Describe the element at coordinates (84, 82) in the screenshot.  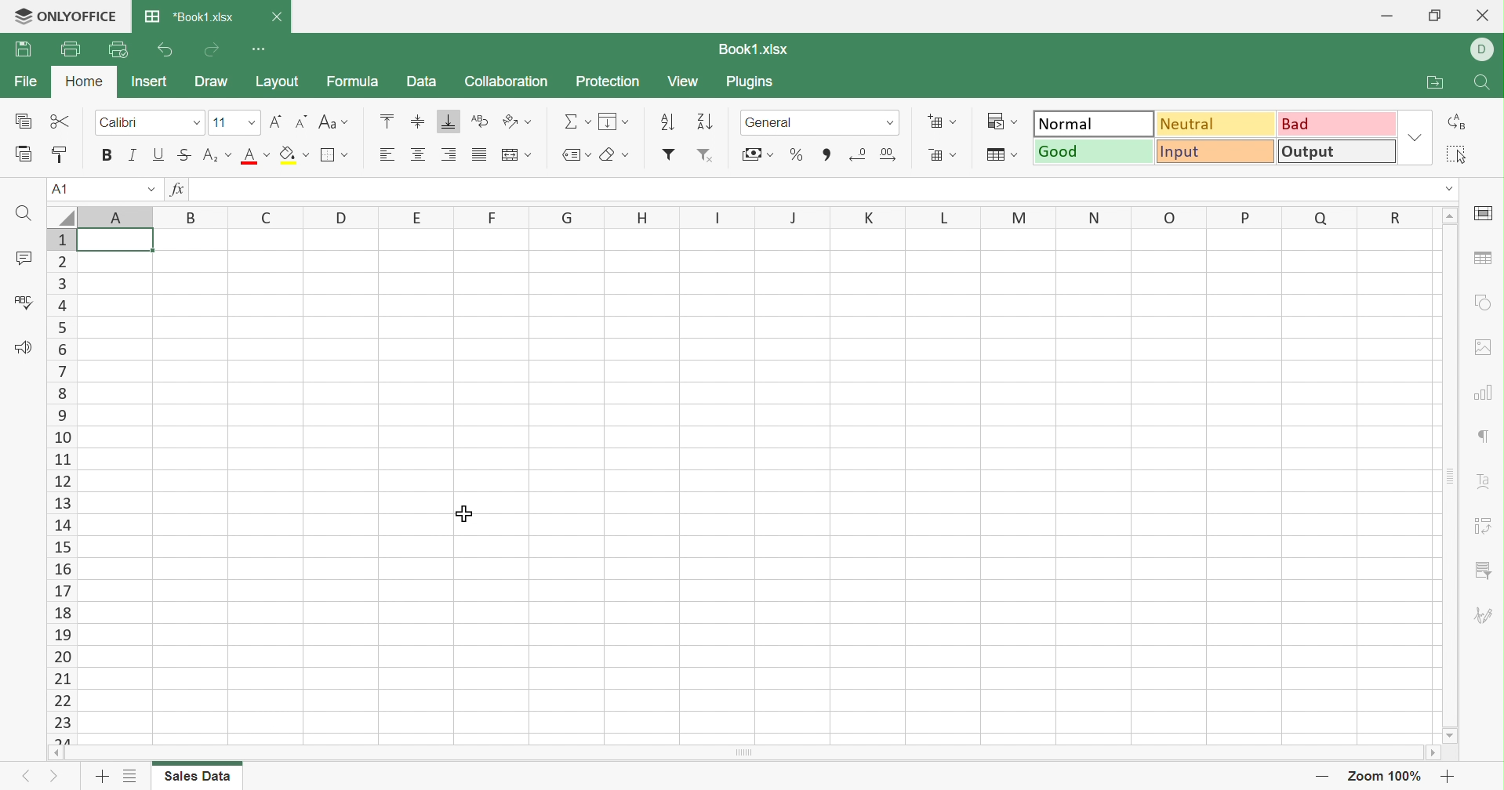
I see `Home` at that location.